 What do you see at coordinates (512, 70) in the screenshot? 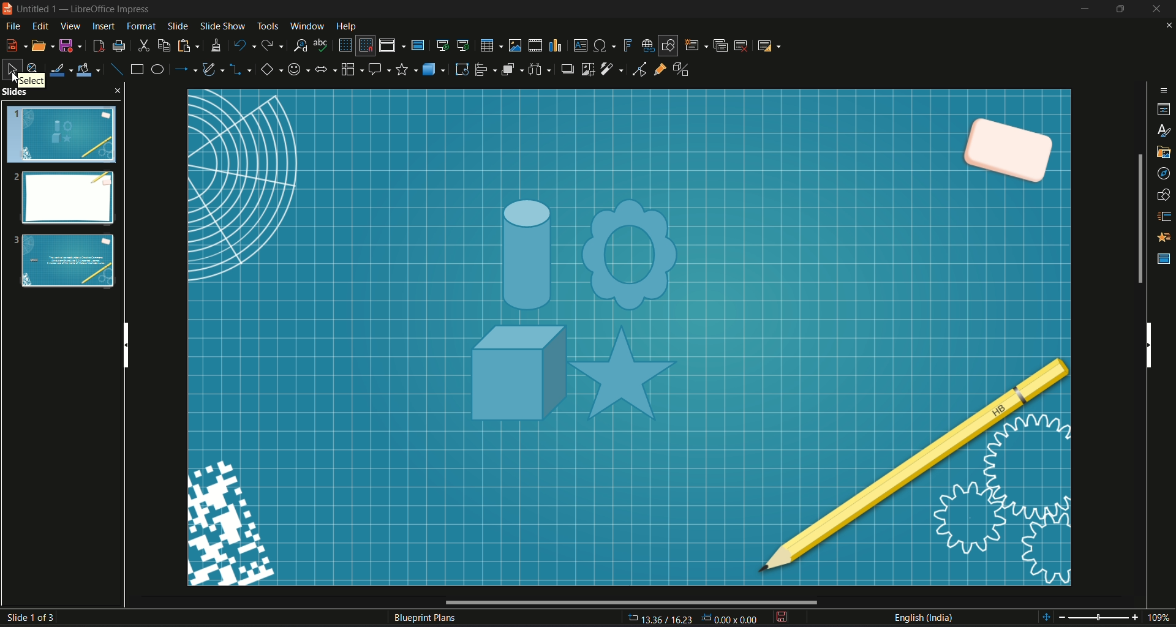
I see `arrange` at bounding box center [512, 70].